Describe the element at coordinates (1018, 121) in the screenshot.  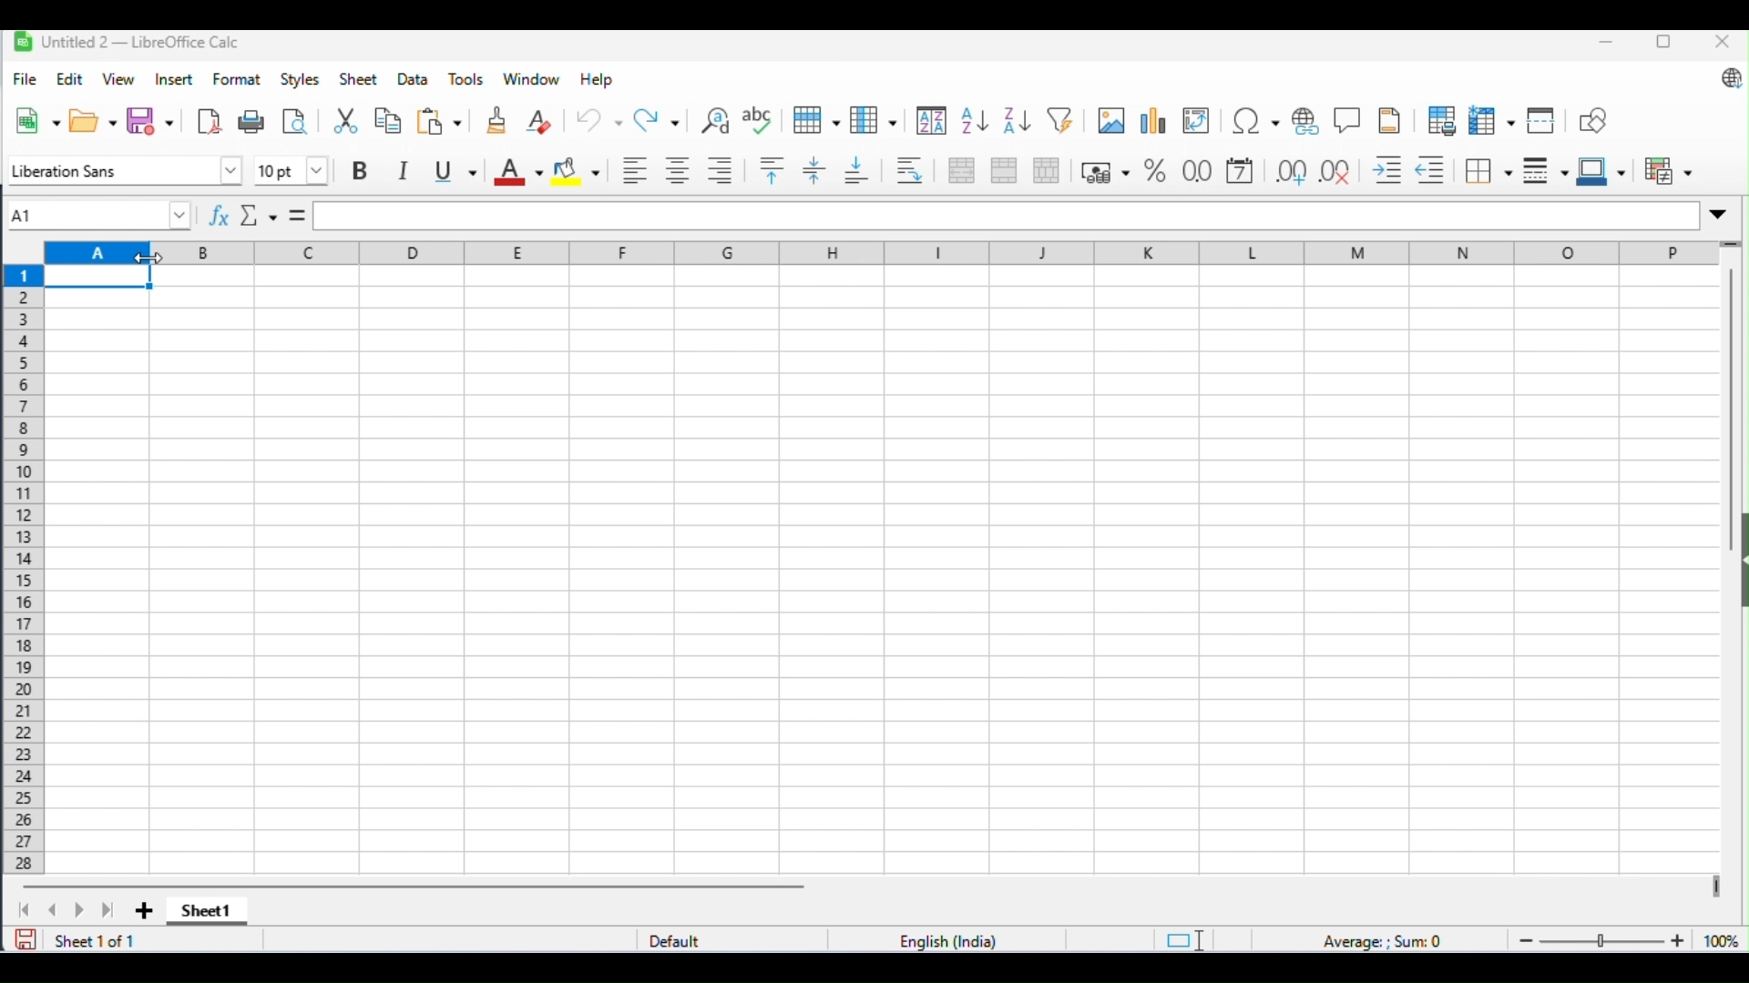
I see `sort descending` at that location.